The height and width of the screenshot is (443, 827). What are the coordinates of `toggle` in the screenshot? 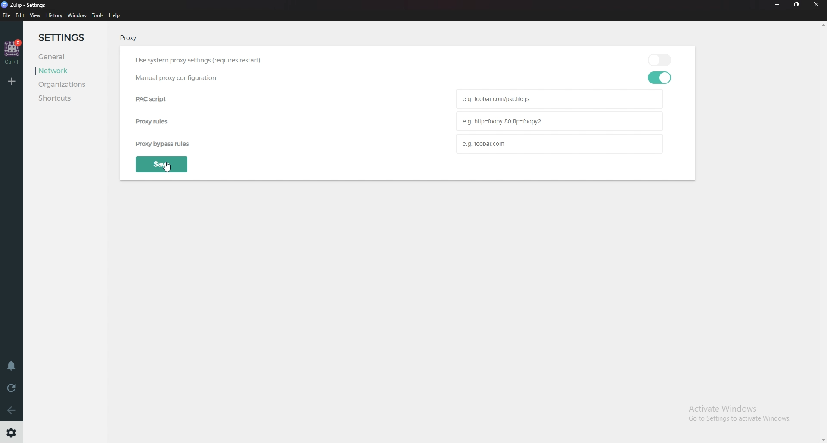 It's located at (660, 77).